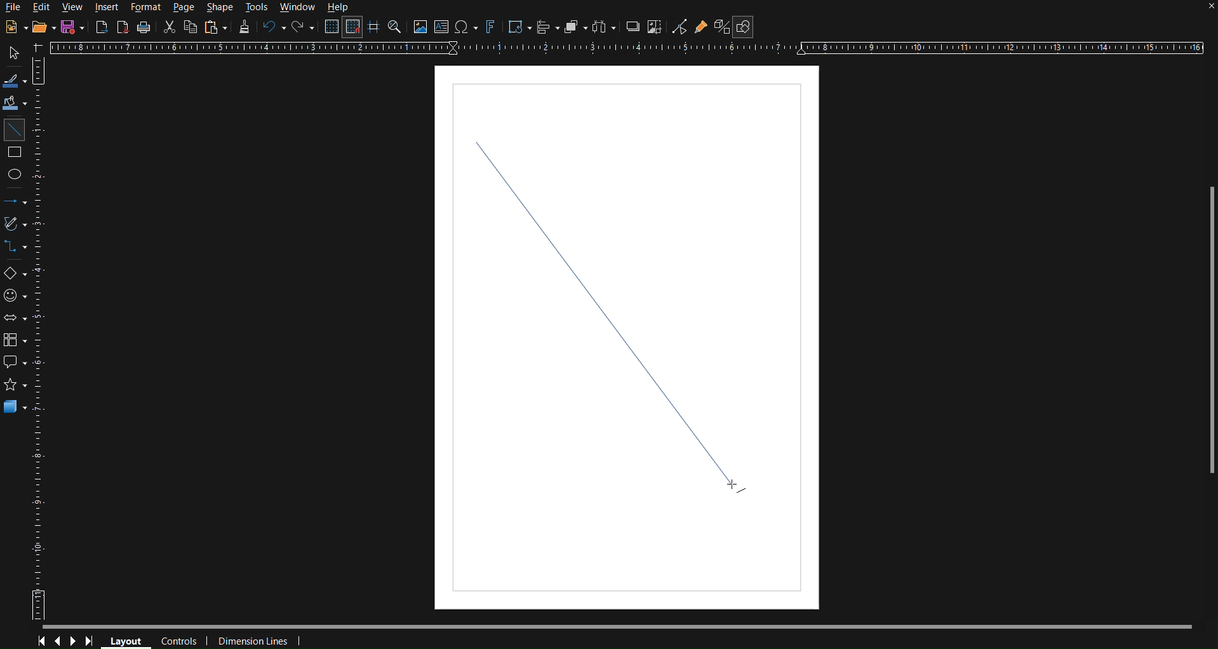 The height and width of the screenshot is (649, 1218). I want to click on Insert Textbox, so click(442, 27).